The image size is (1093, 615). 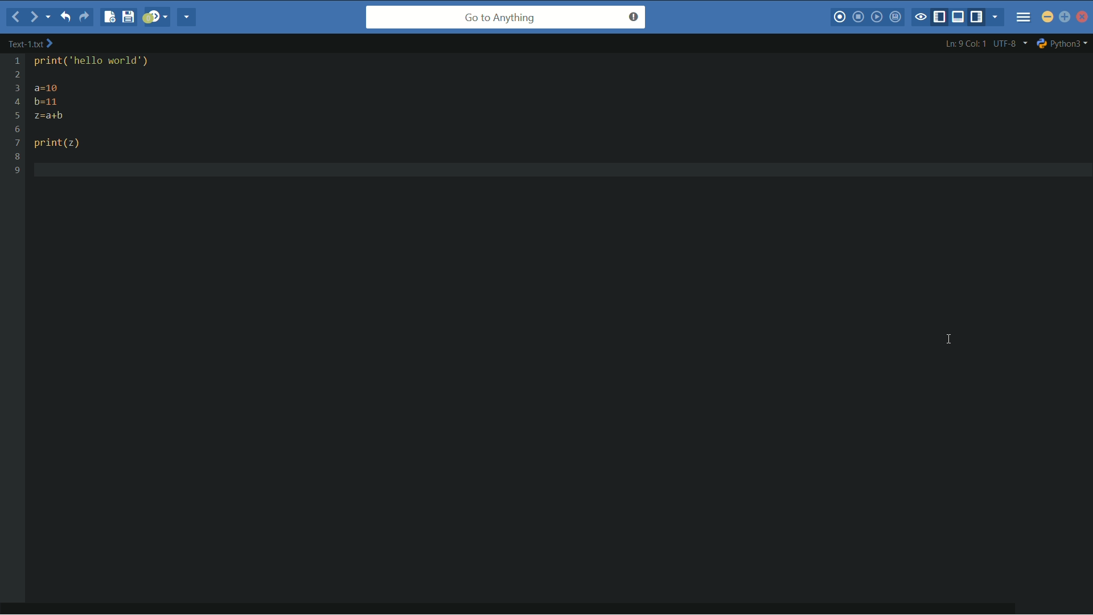 What do you see at coordinates (878, 18) in the screenshot?
I see `play last macro` at bounding box center [878, 18].